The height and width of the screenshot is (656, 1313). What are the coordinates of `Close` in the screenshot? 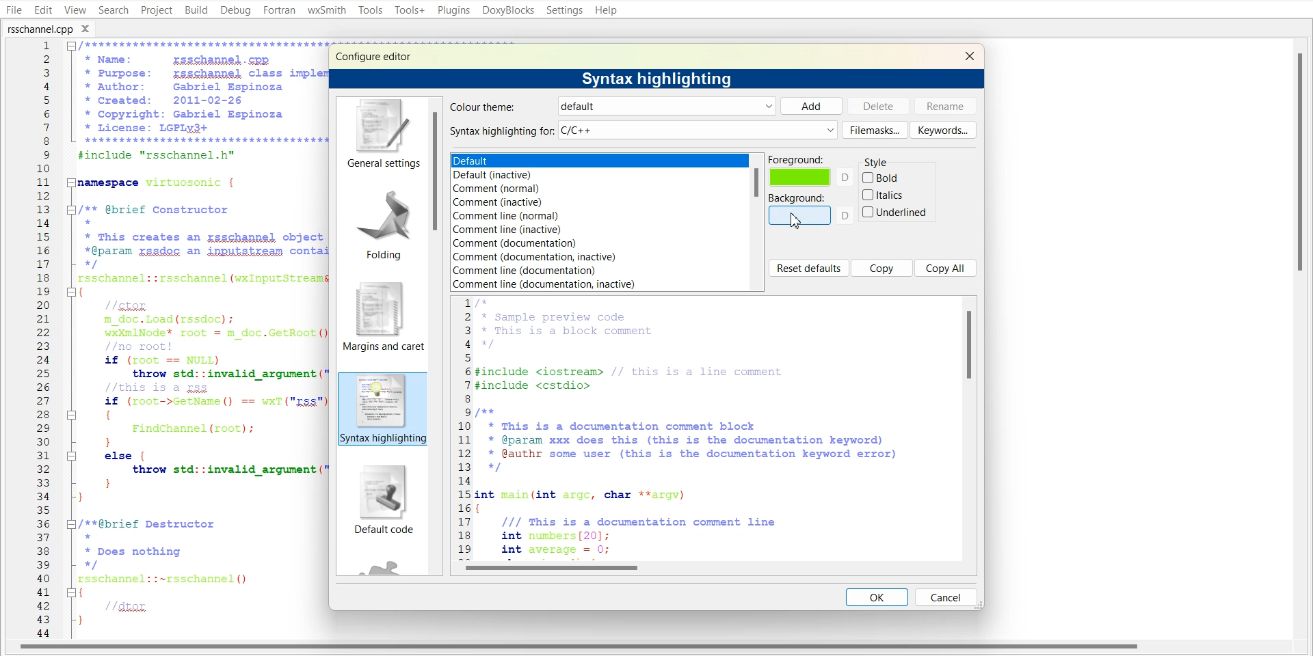 It's located at (969, 55).